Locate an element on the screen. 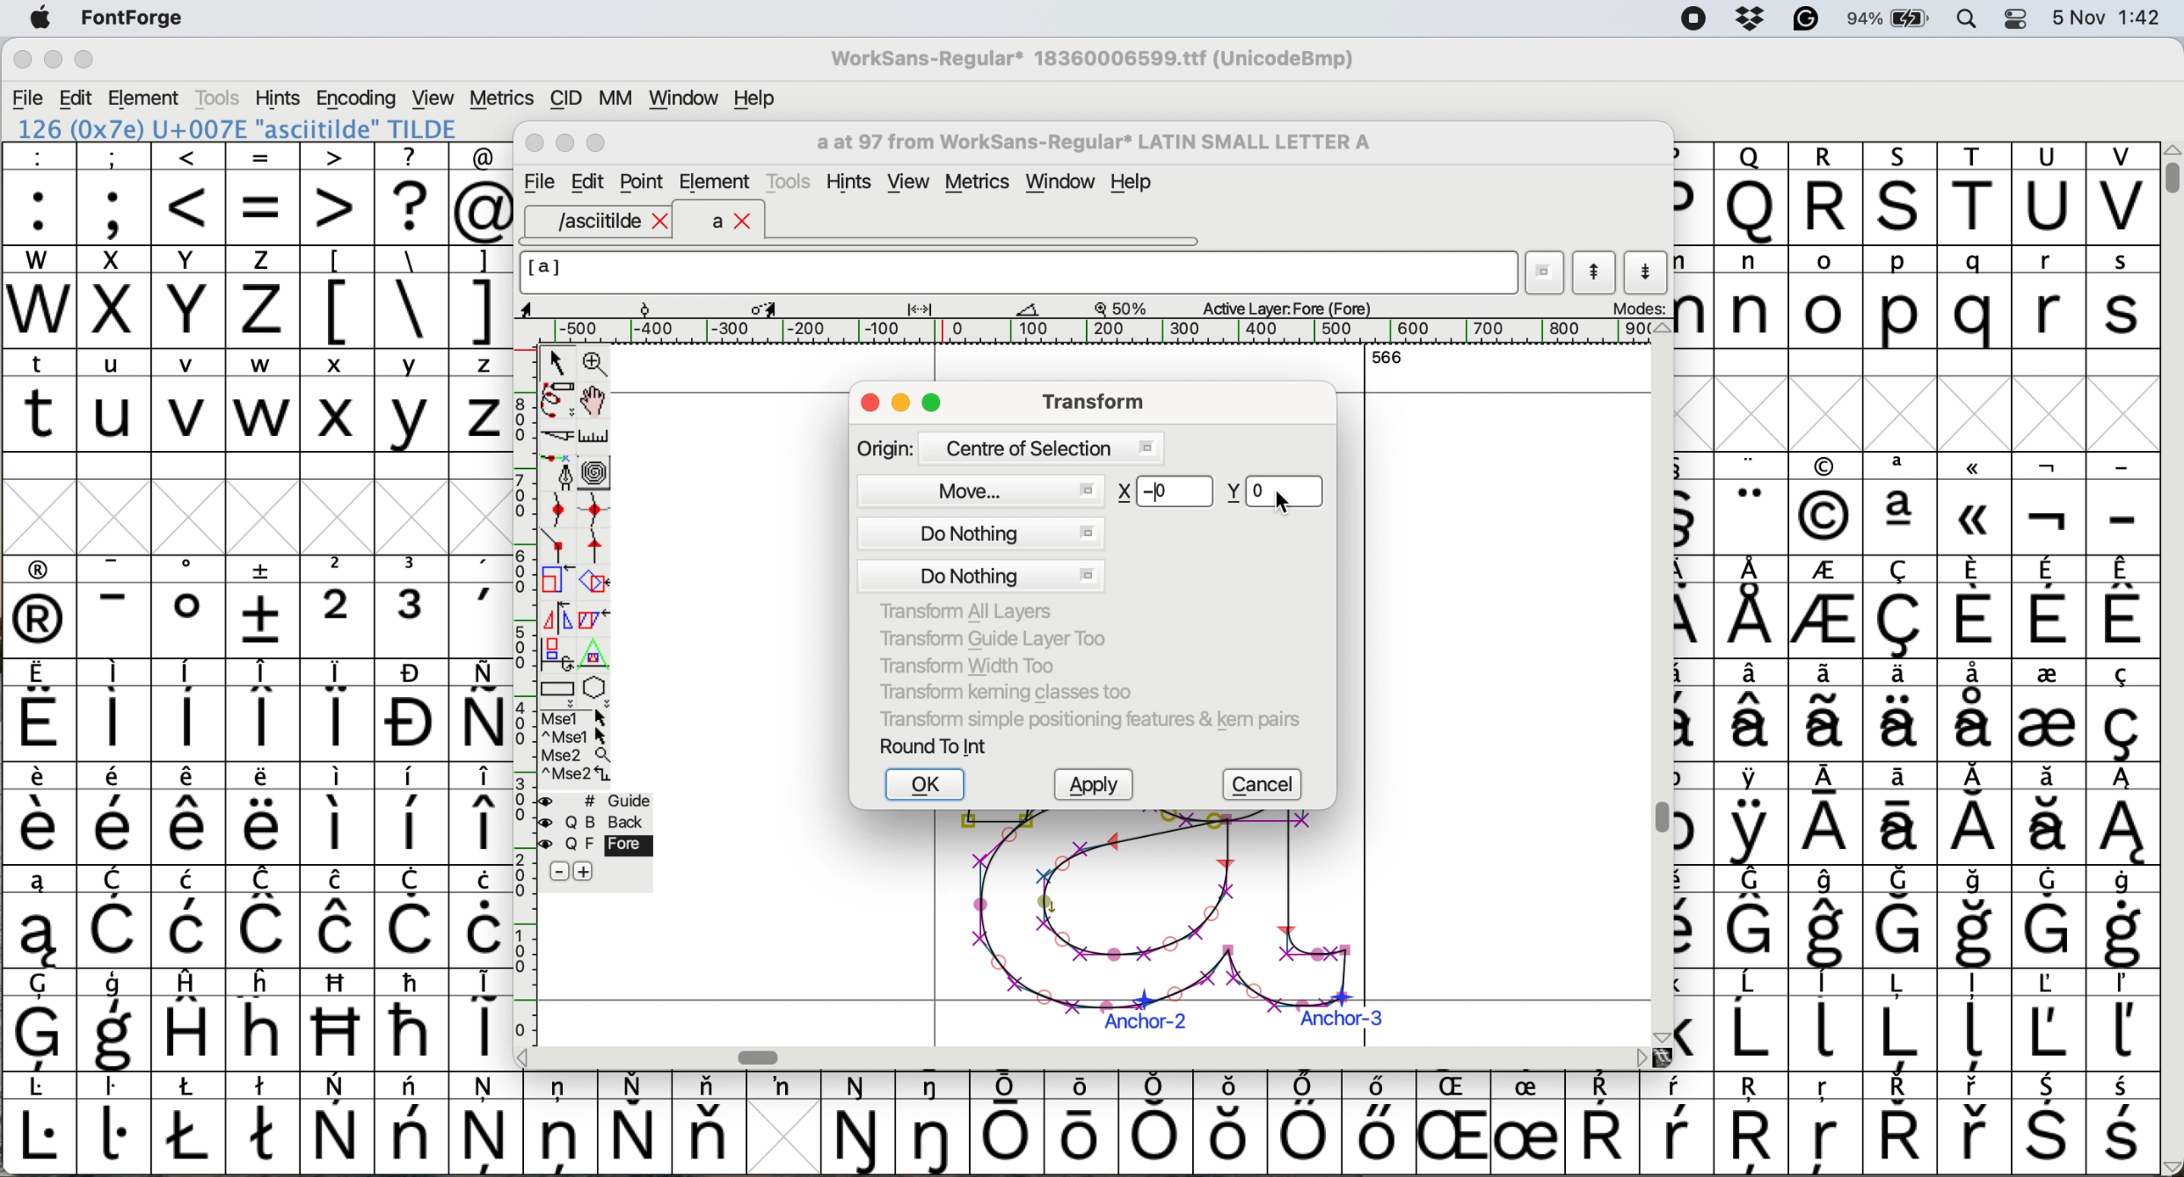  @ is located at coordinates (482, 194).